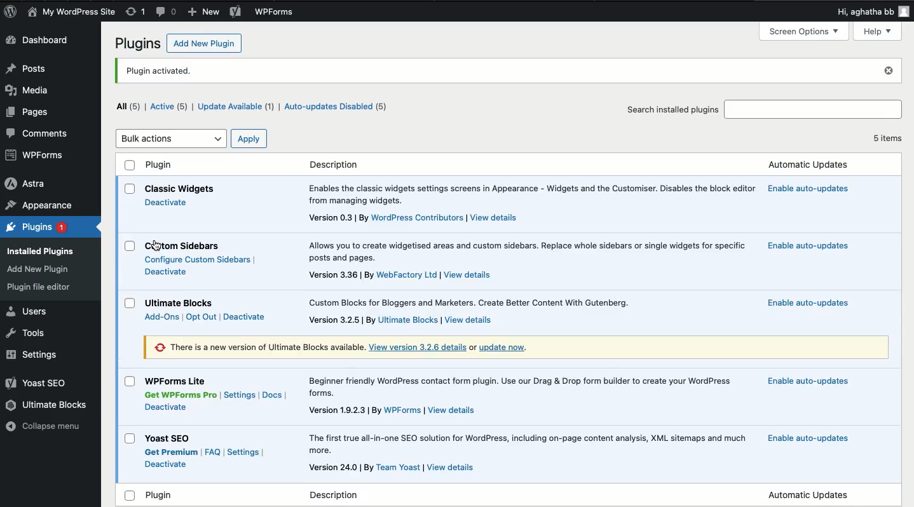  Describe the element at coordinates (810, 247) in the screenshot. I see `Automatic updates` at that location.